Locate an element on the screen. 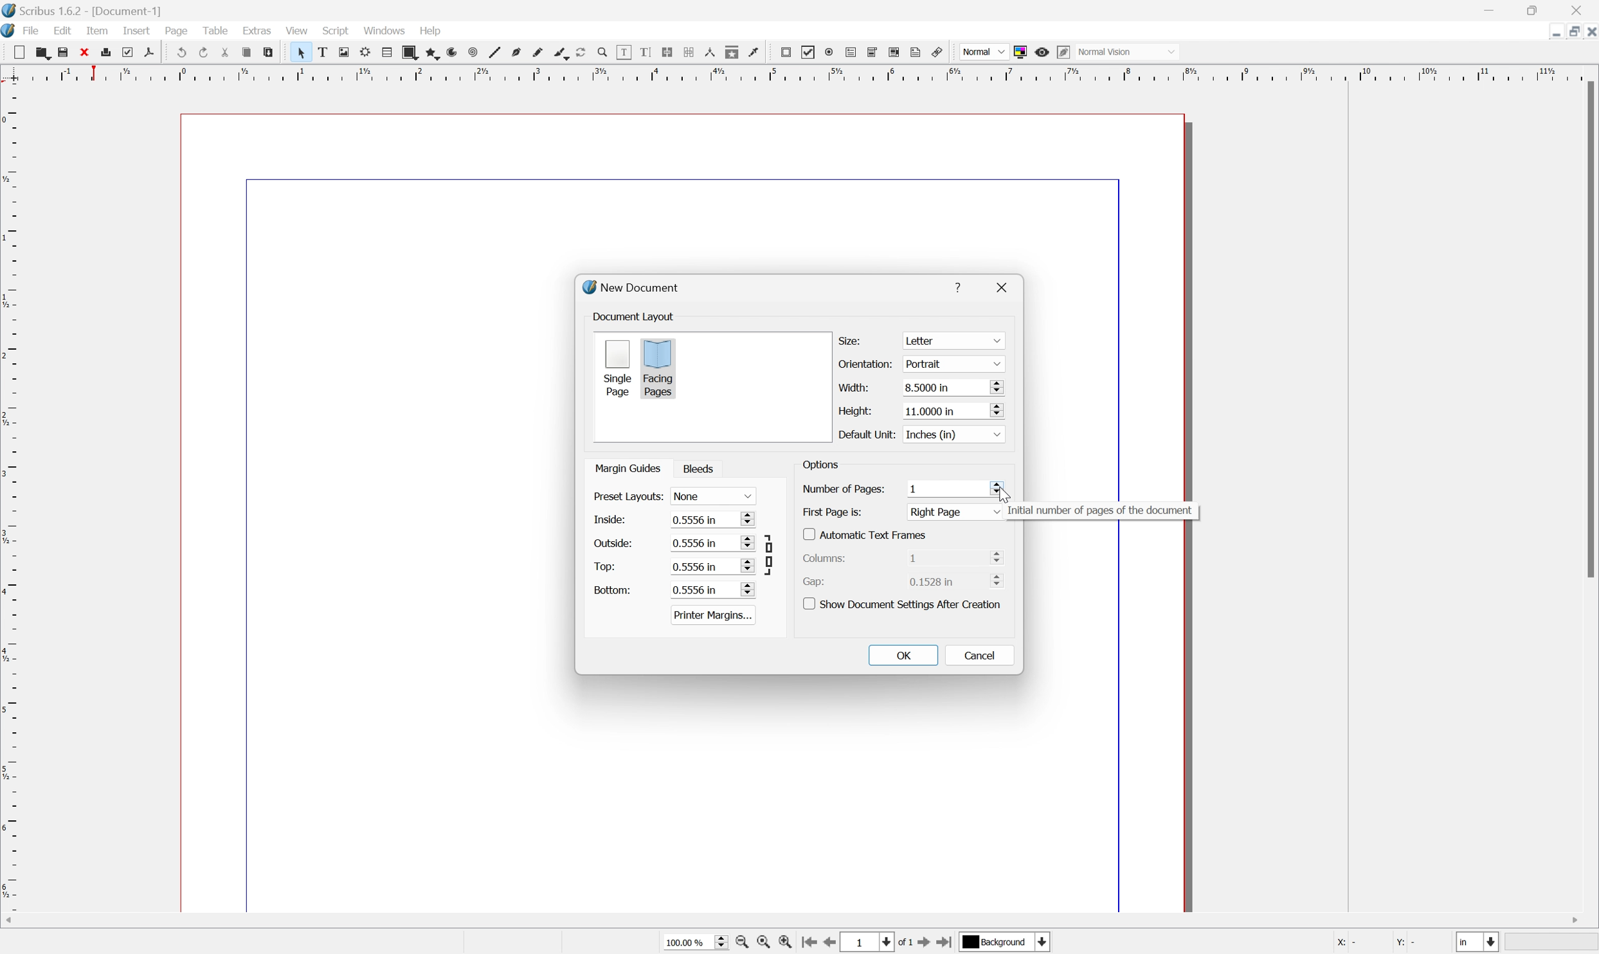 This screenshot has width=1599, height=954. Line is located at coordinates (492, 53).